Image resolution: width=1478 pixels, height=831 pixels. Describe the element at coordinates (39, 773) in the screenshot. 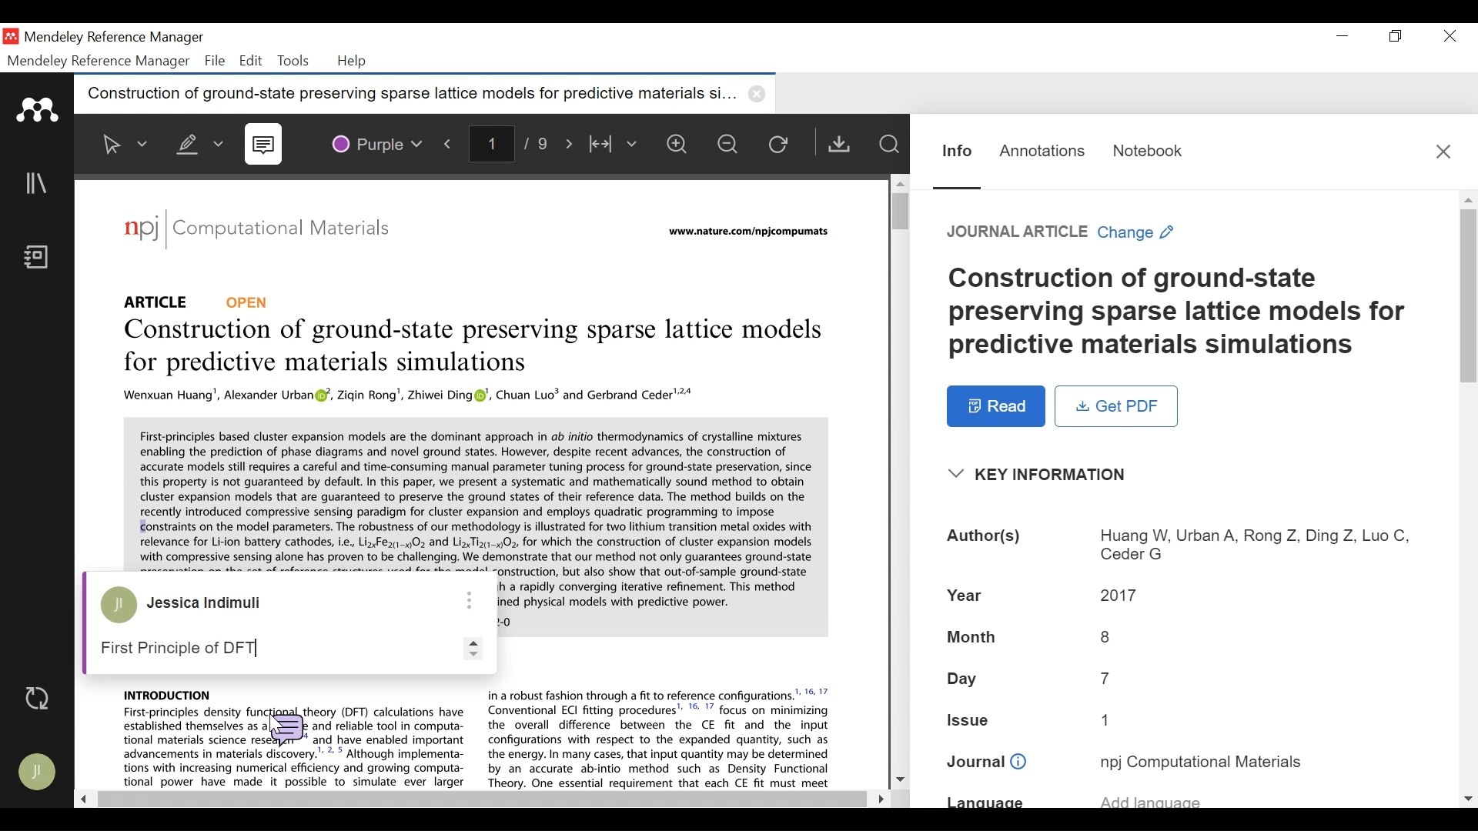

I see `Avatar` at that location.